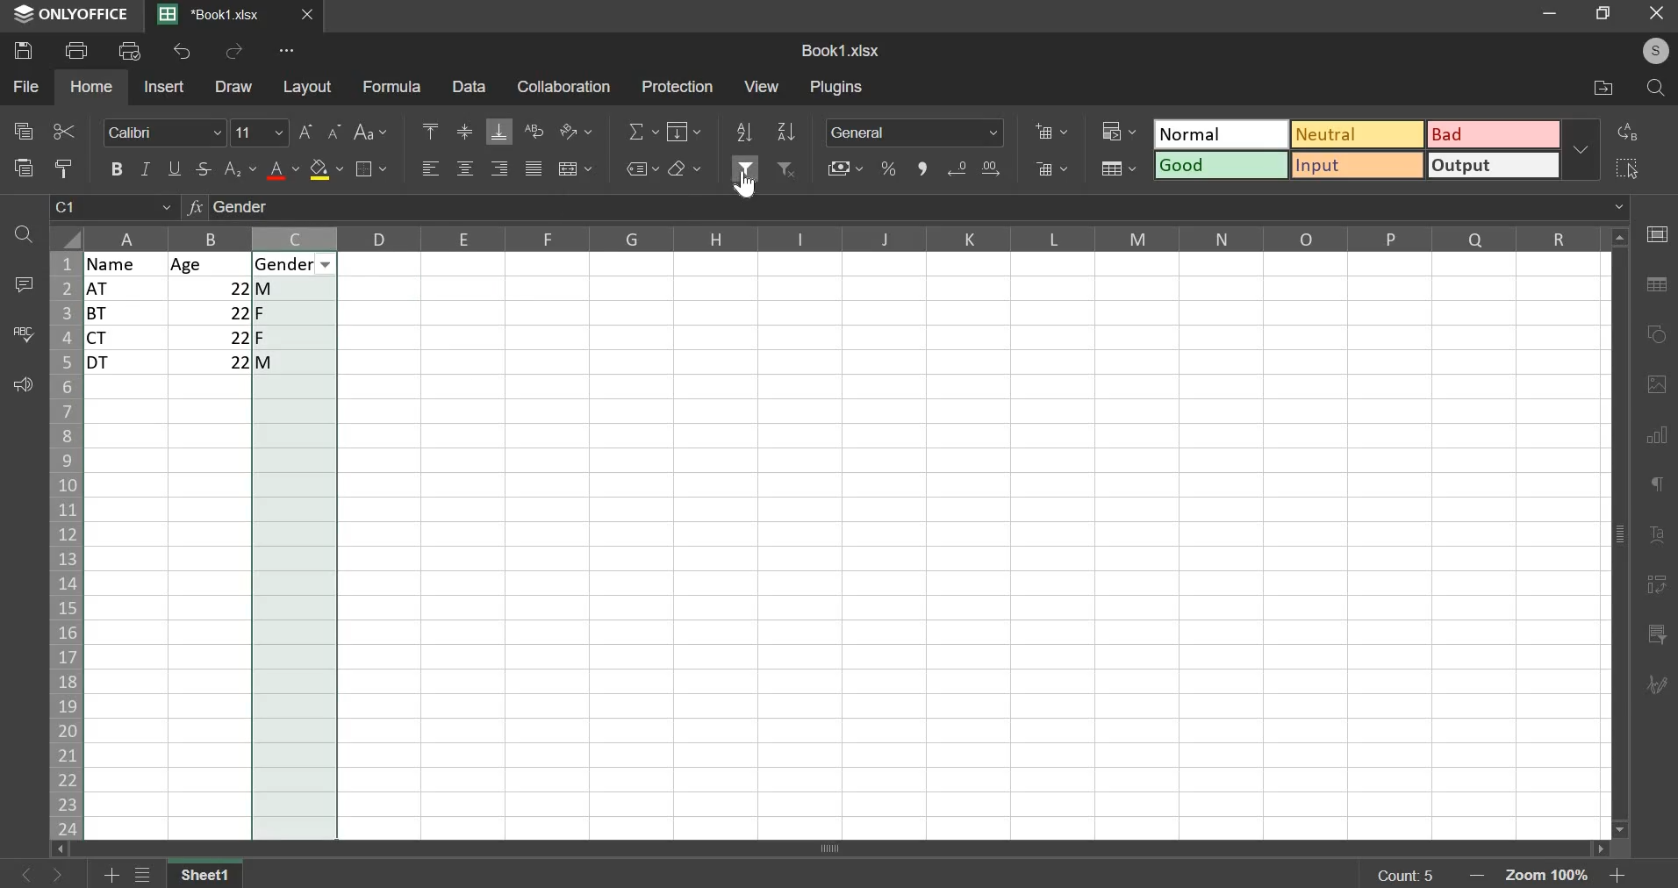 Image resolution: width=1678 pixels, height=888 pixels. I want to click on at, so click(125, 289).